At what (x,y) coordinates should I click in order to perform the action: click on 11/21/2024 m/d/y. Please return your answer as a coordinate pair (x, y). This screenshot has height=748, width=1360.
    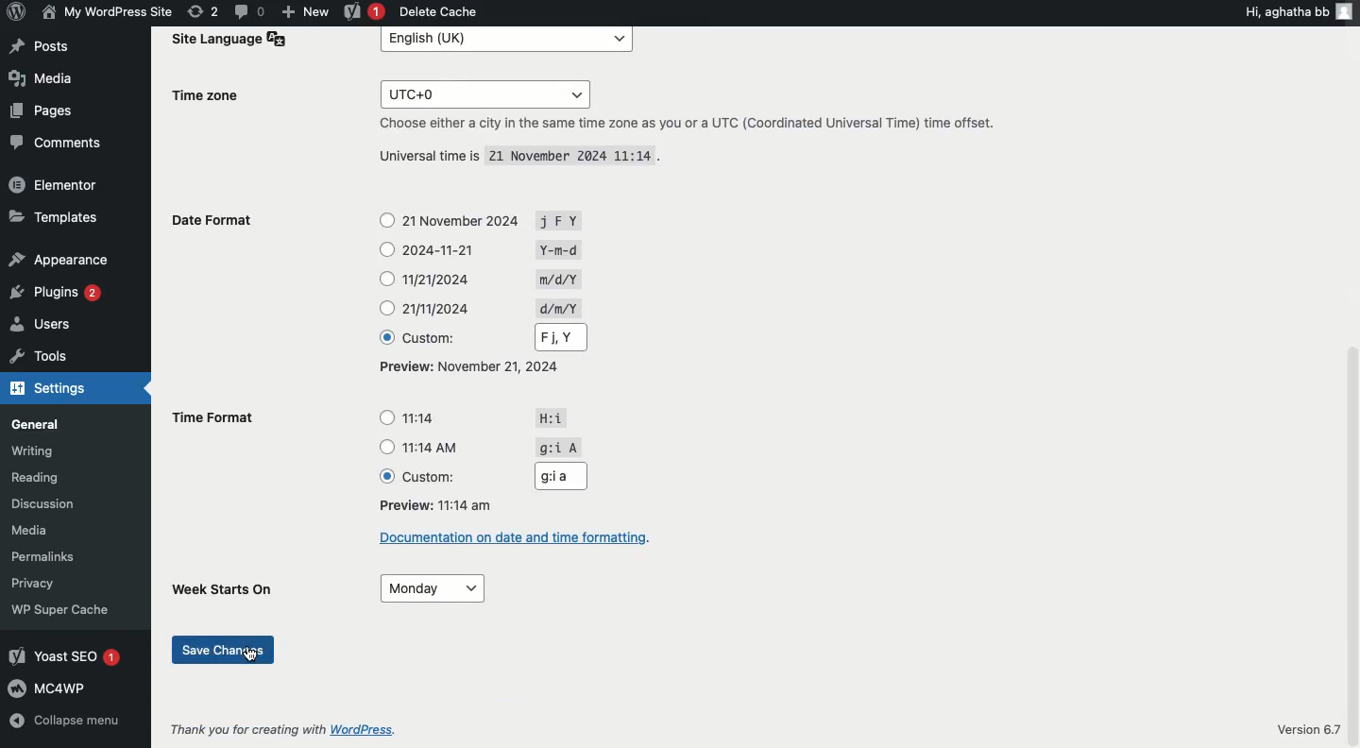
    Looking at the image, I should click on (495, 280).